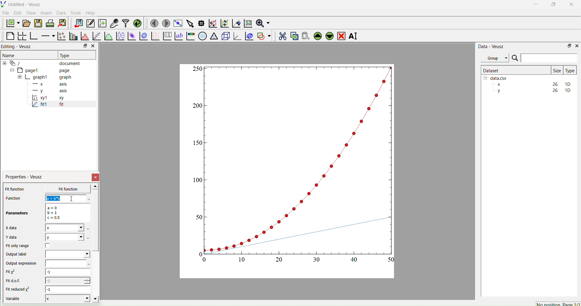 This screenshot has width=581, height=306. Describe the element at coordinates (90, 13) in the screenshot. I see `Help` at that location.